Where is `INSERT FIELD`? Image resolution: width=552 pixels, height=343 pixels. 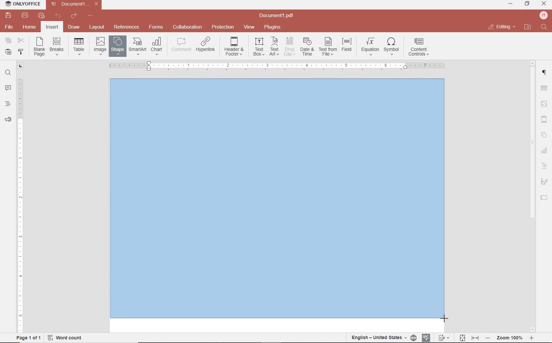 INSERT FIELD is located at coordinates (347, 45).